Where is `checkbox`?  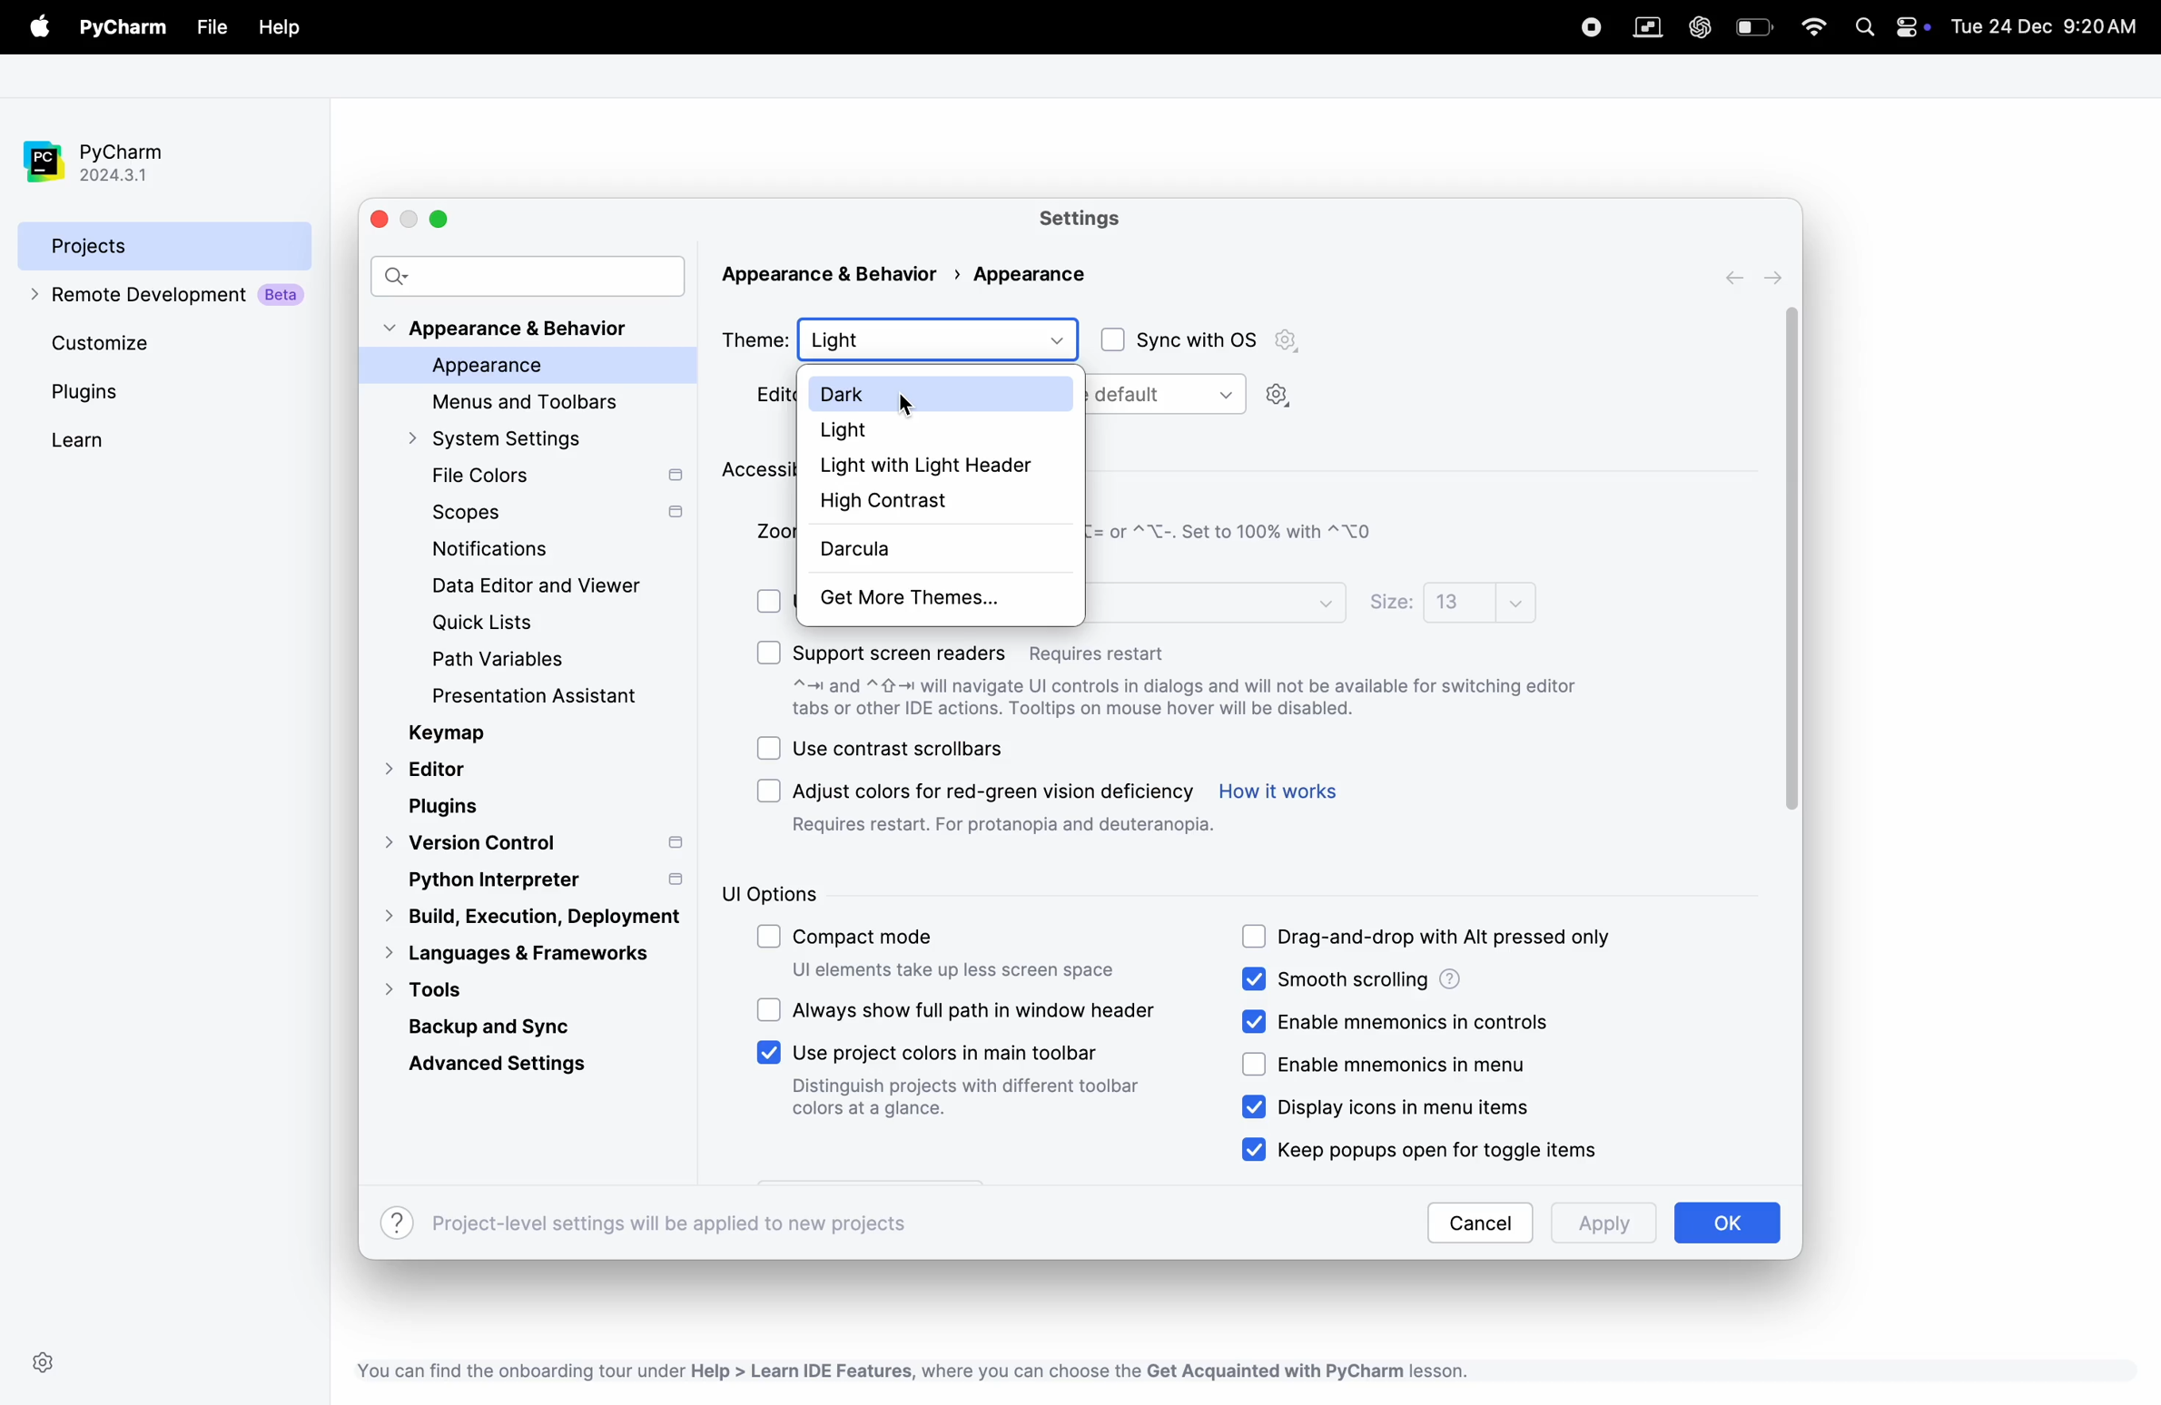 checkbox is located at coordinates (769, 653).